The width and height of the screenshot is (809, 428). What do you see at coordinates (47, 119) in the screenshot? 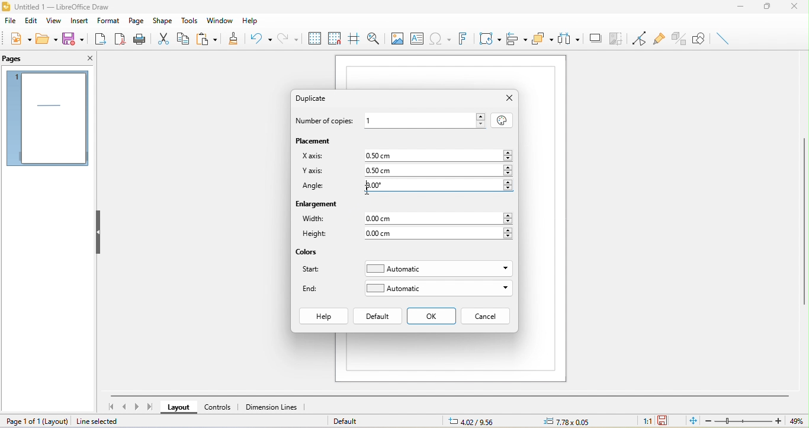
I see `pages` at bounding box center [47, 119].